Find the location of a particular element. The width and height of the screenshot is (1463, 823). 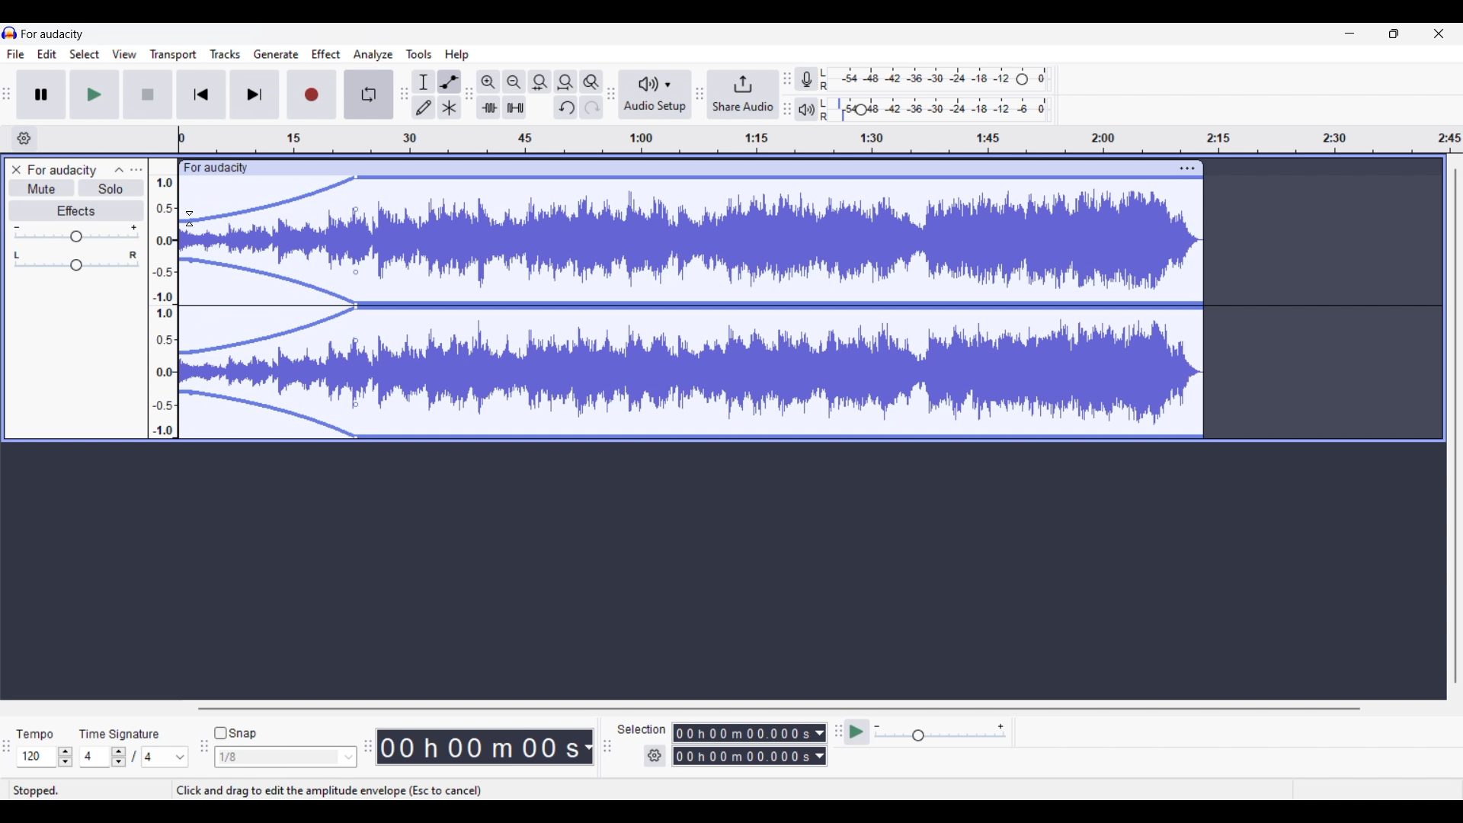

play at speed is located at coordinates (857, 732).